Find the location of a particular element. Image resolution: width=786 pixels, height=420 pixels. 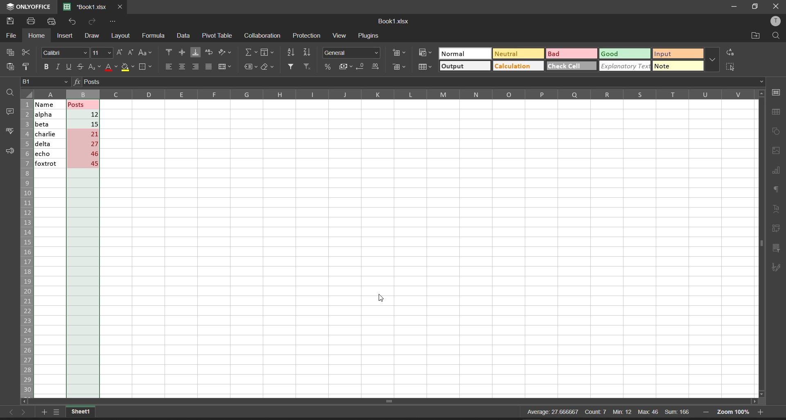

input is located at coordinates (664, 54).